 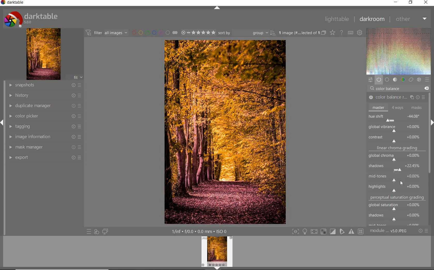 I want to click on collapse grouped image, so click(x=323, y=33).